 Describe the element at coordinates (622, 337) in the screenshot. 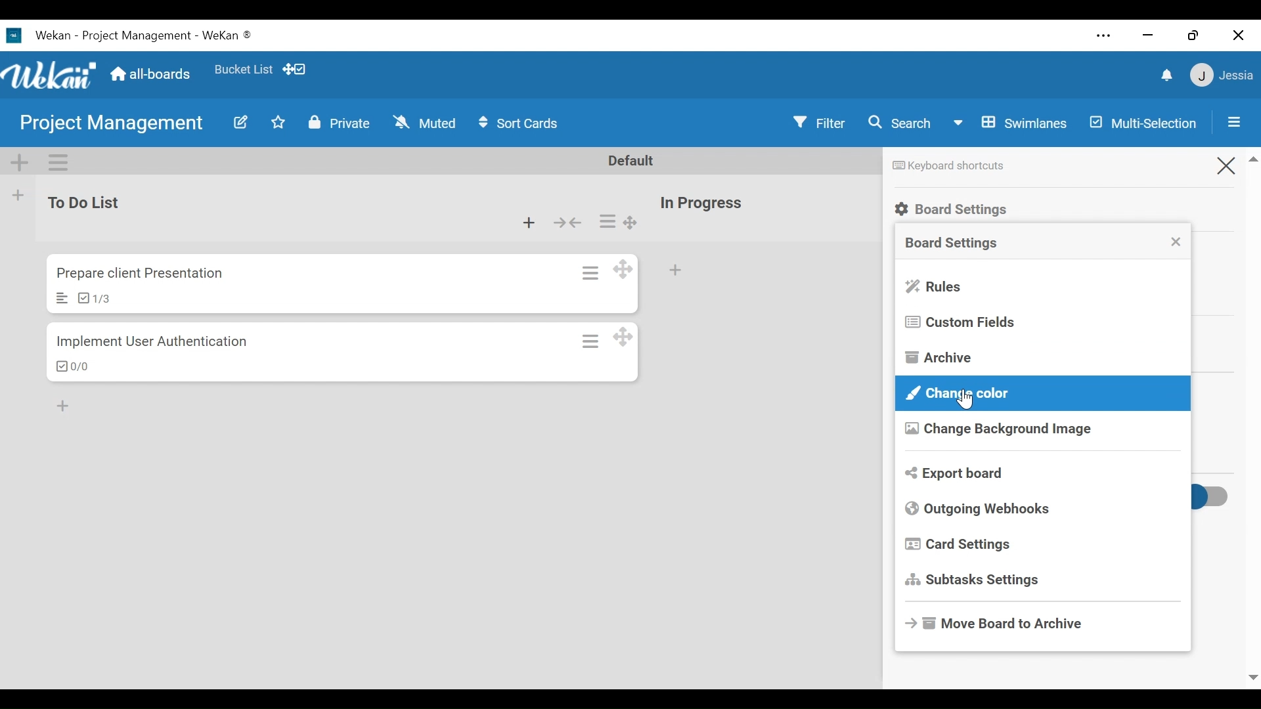

I see `Desktop drag handles` at that location.